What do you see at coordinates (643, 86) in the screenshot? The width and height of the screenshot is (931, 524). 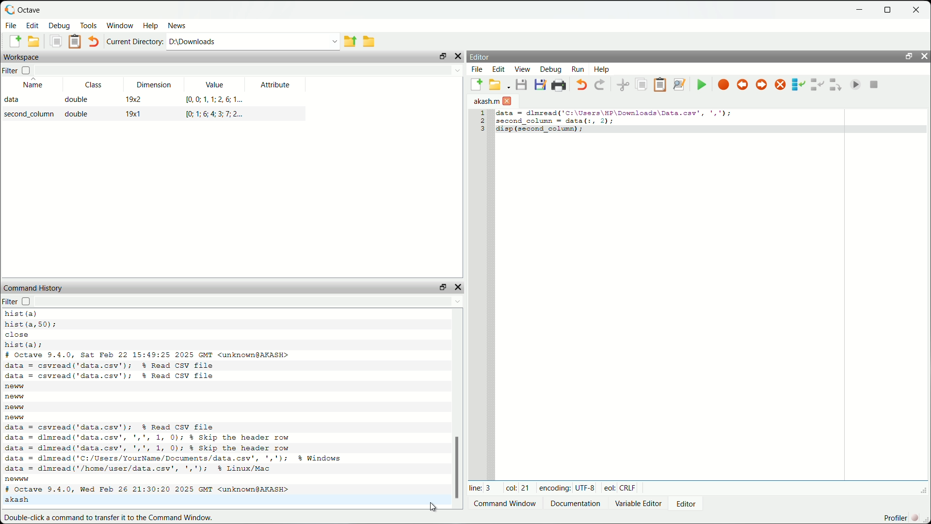 I see `copy` at bounding box center [643, 86].